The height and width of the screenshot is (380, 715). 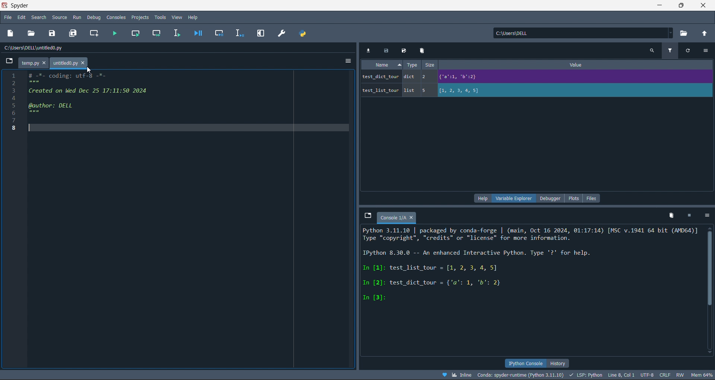 I want to click on LSP: Python, so click(x=586, y=376).